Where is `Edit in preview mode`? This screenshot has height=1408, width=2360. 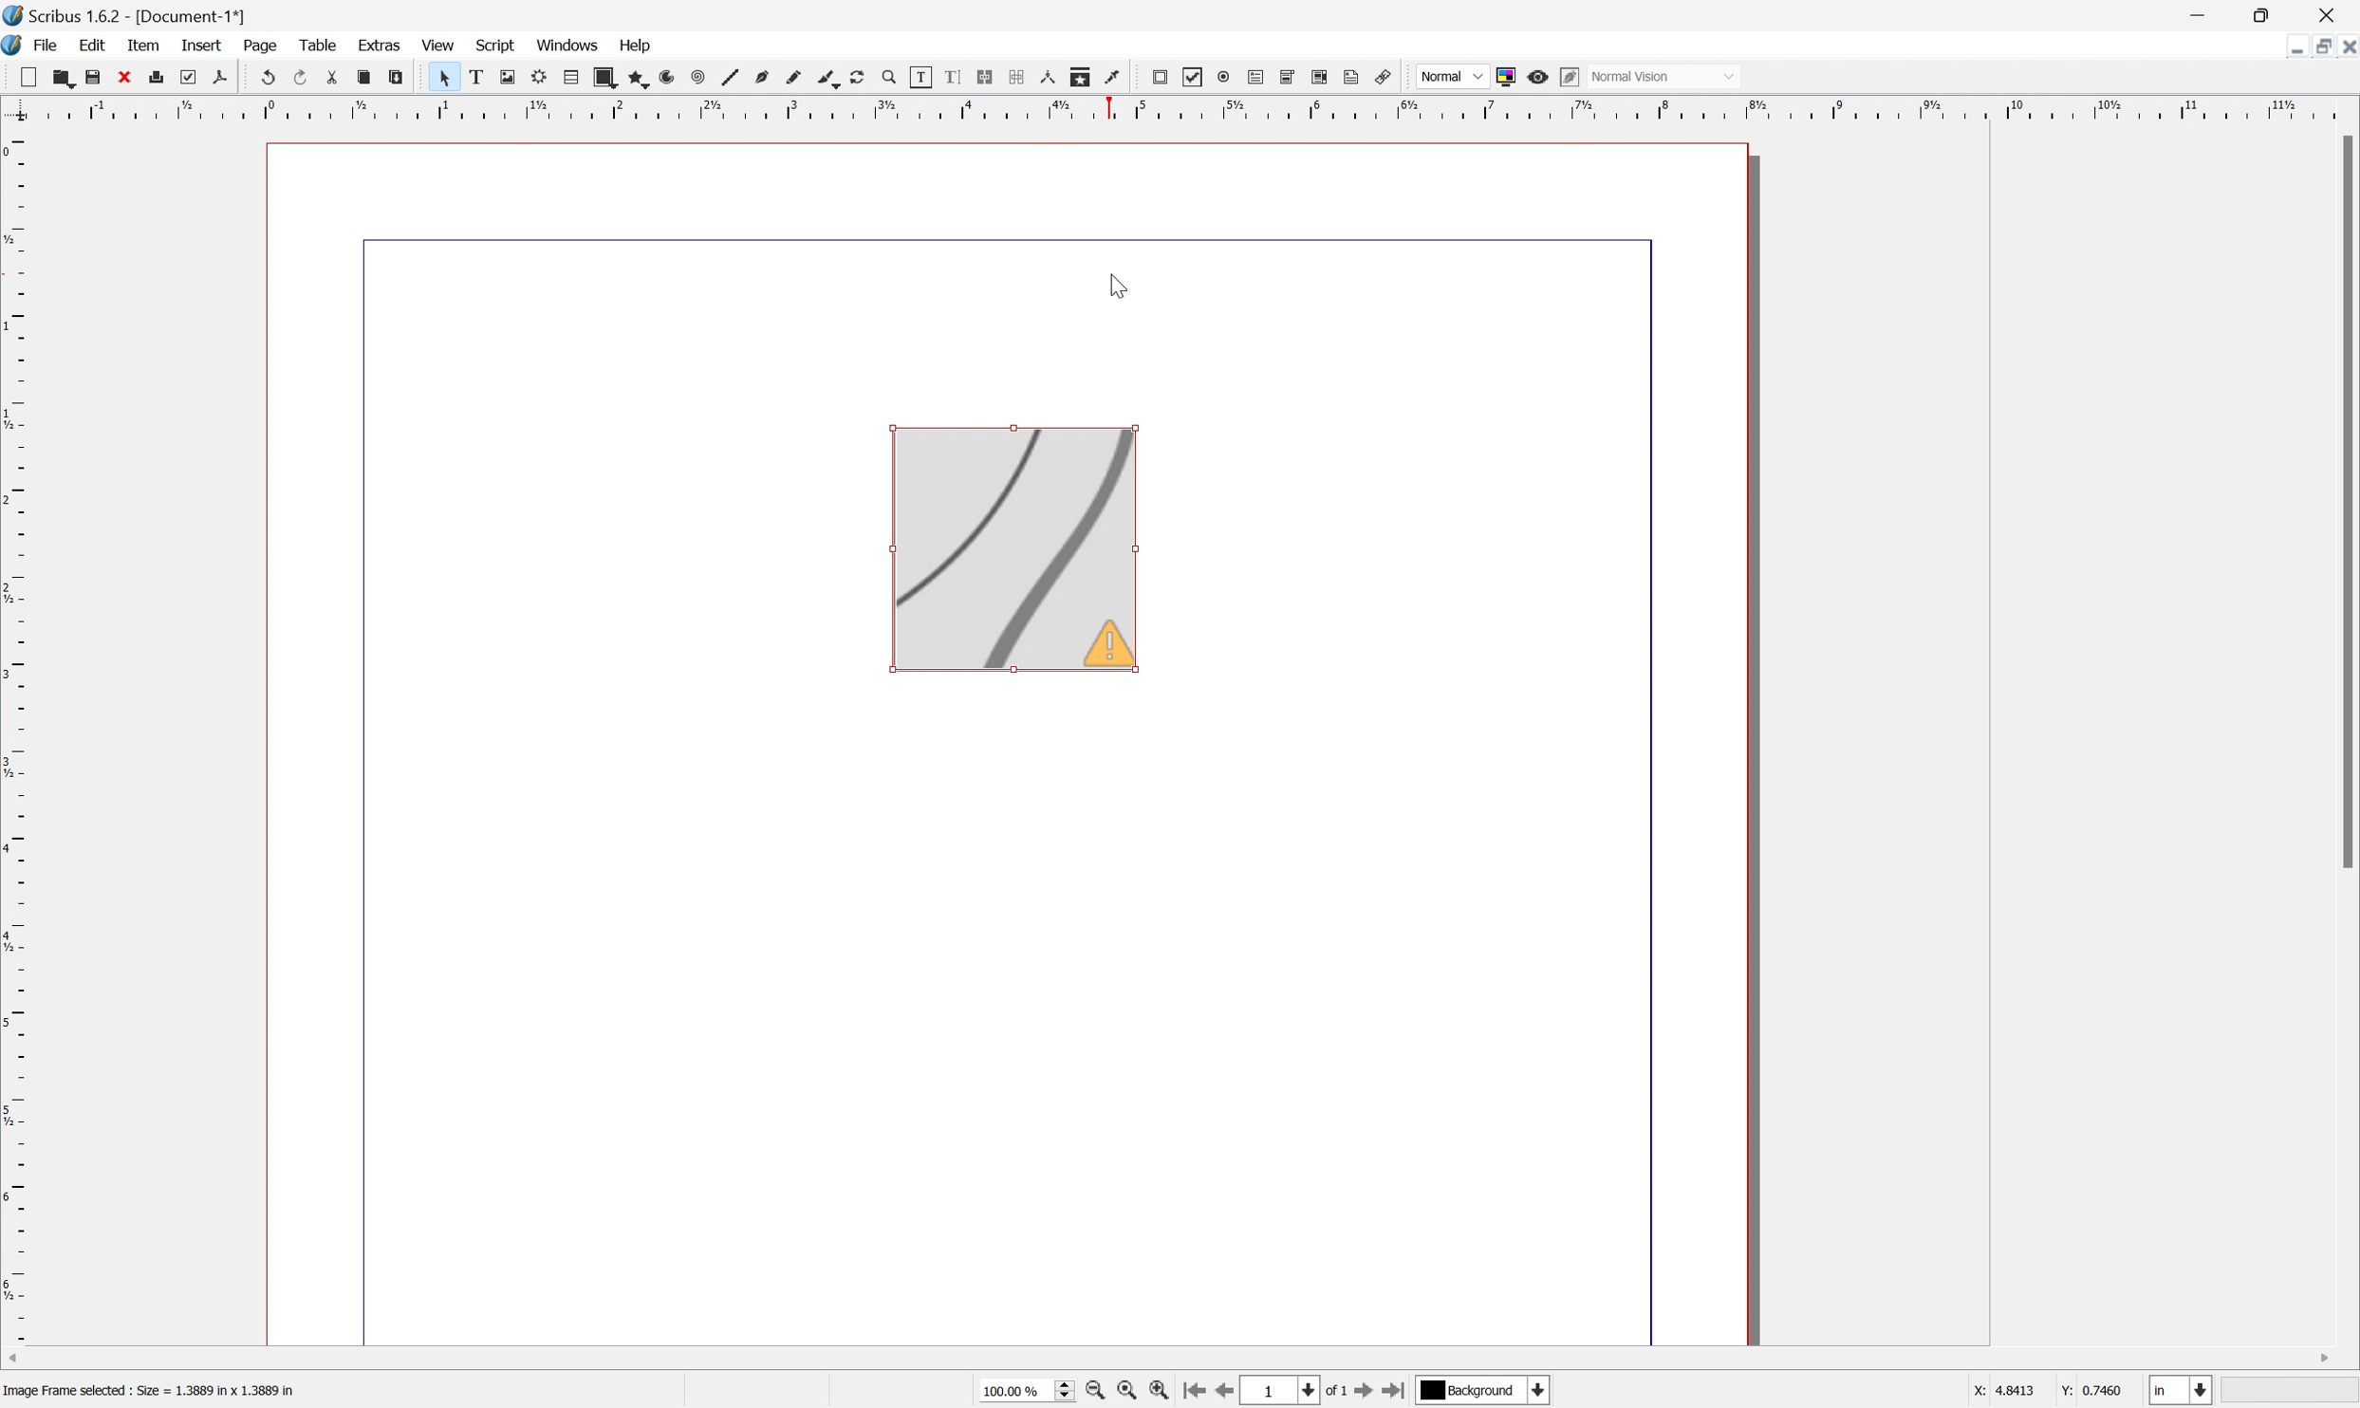
Edit in preview mode is located at coordinates (1574, 75).